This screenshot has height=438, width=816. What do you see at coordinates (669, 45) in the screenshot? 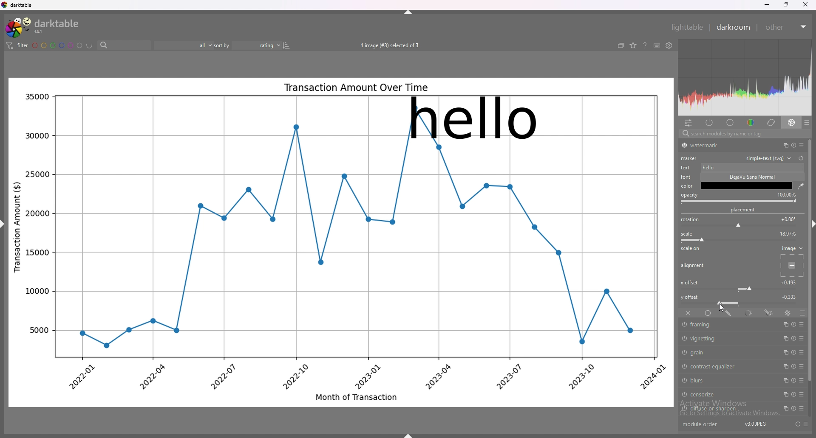
I see `show global preferences` at bounding box center [669, 45].